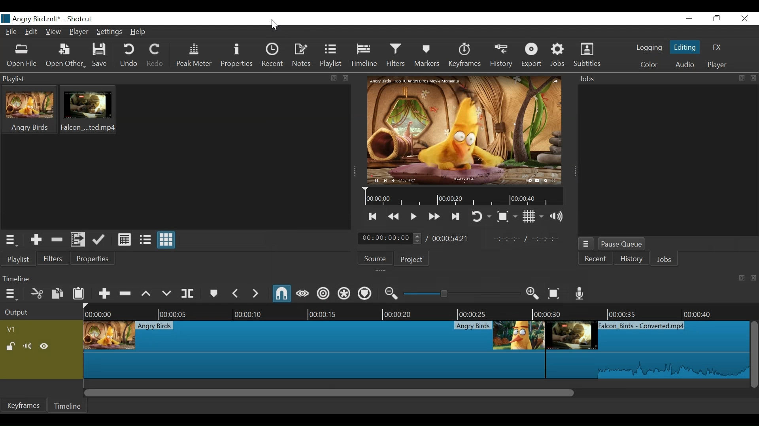 The image size is (759, 426). What do you see at coordinates (331, 56) in the screenshot?
I see `Playlist` at bounding box center [331, 56].